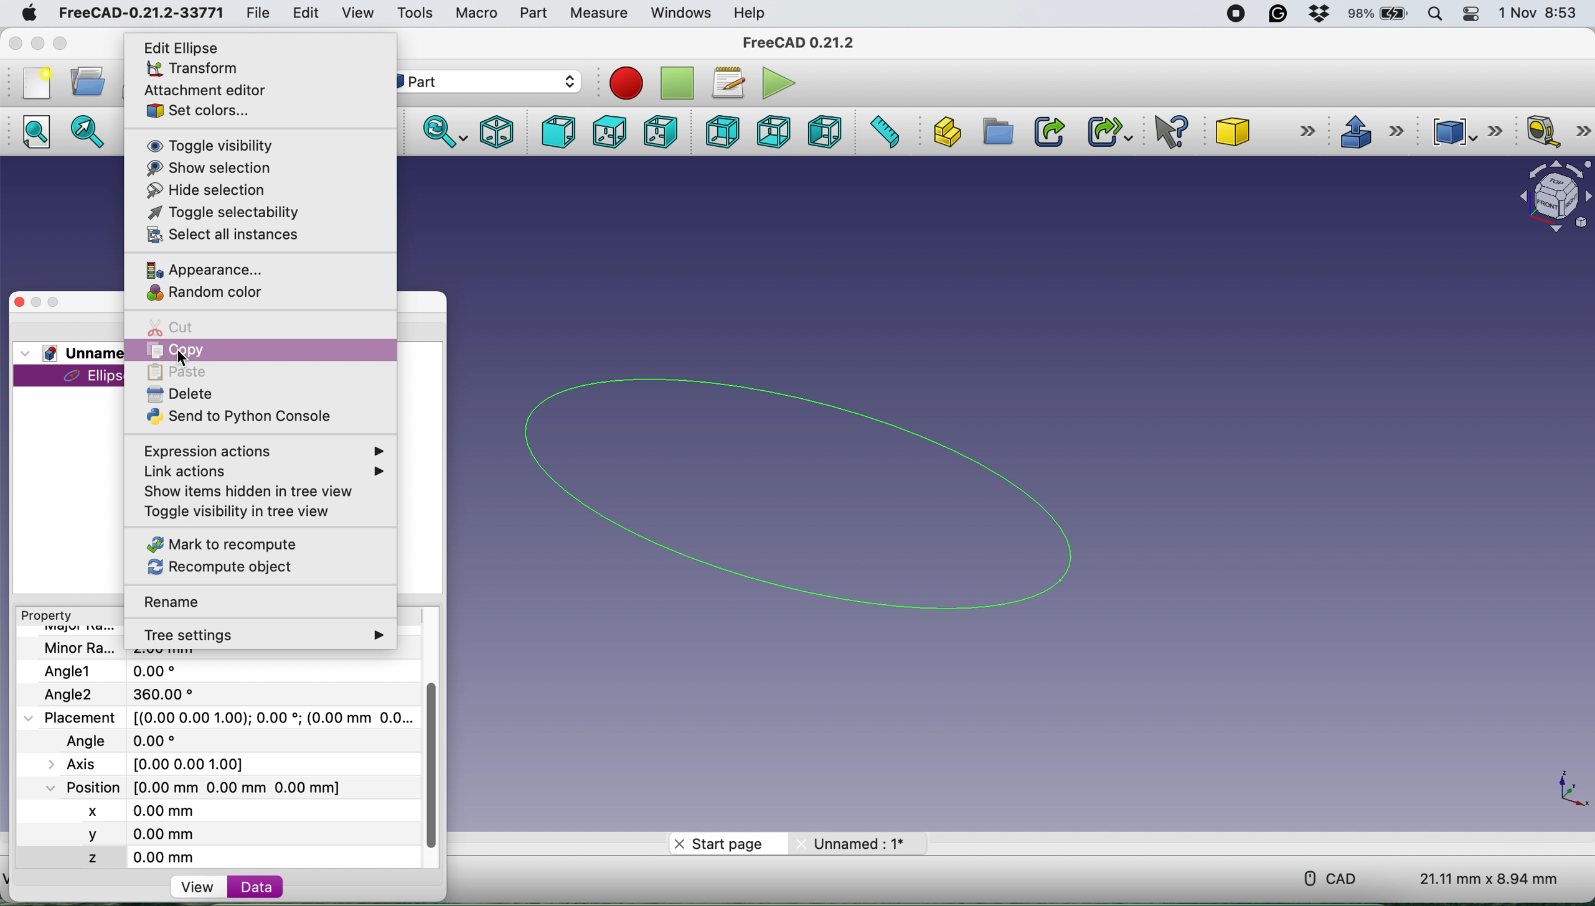  I want to click on poaition, so click(227, 787).